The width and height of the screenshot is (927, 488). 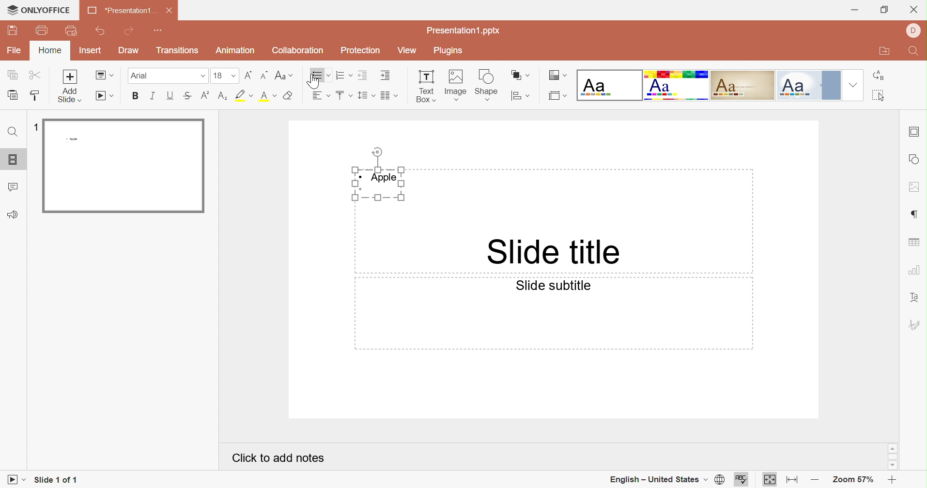 What do you see at coordinates (14, 30) in the screenshot?
I see `Save` at bounding box center [14, 30].